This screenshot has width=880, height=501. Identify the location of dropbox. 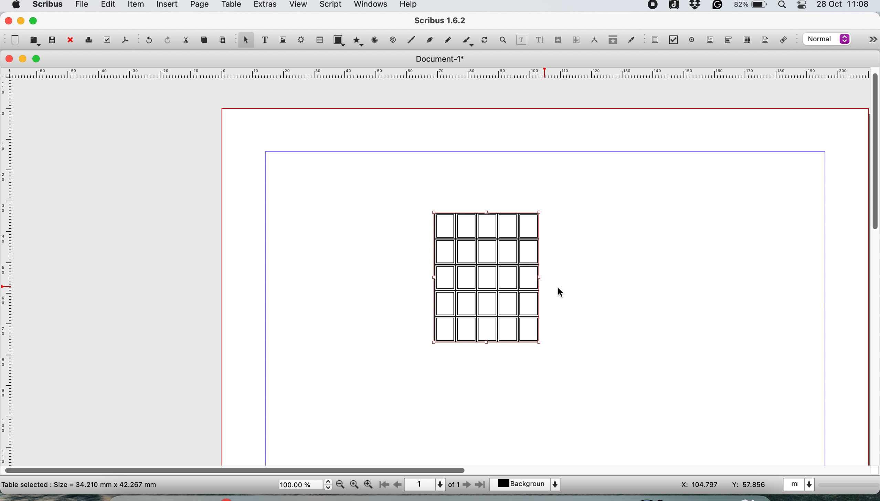
(696, 8).